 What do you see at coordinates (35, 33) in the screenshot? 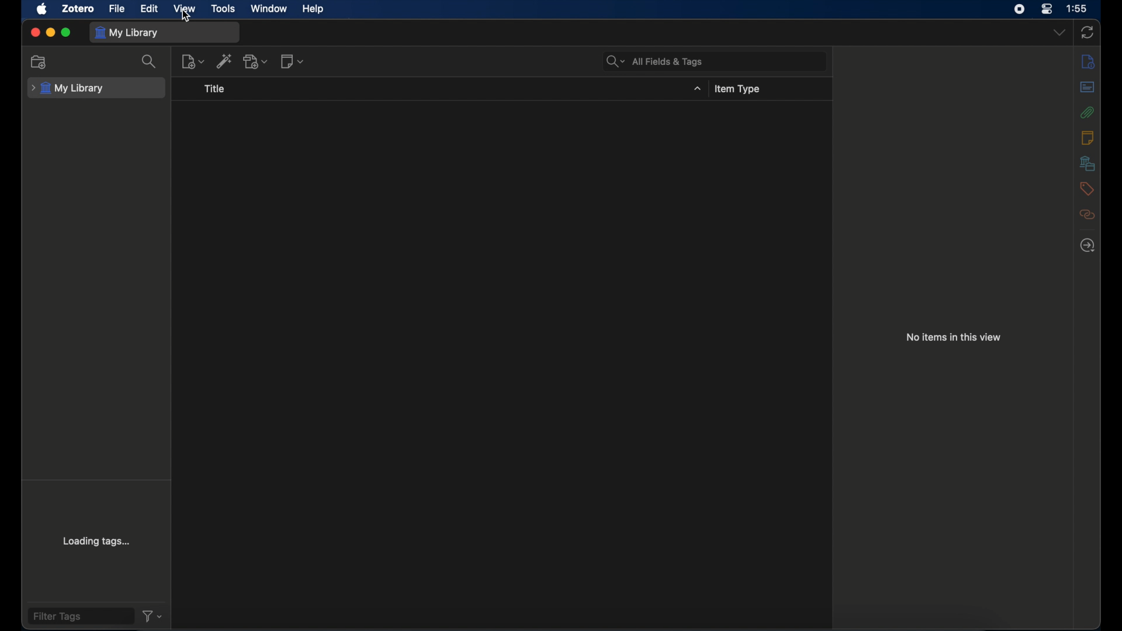
I see `close` at bounding box center [35, 33].